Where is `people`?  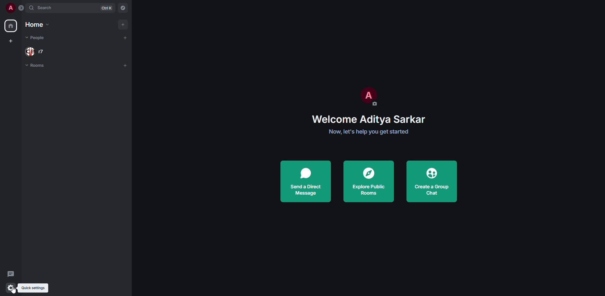
people is located at coordinates (38, 37).